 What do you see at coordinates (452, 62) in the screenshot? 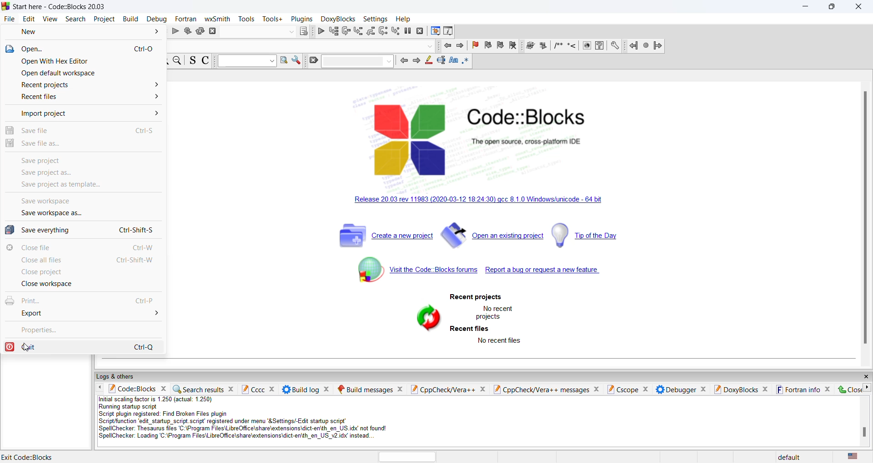
I see `match case` at bounding box center [452, 62].